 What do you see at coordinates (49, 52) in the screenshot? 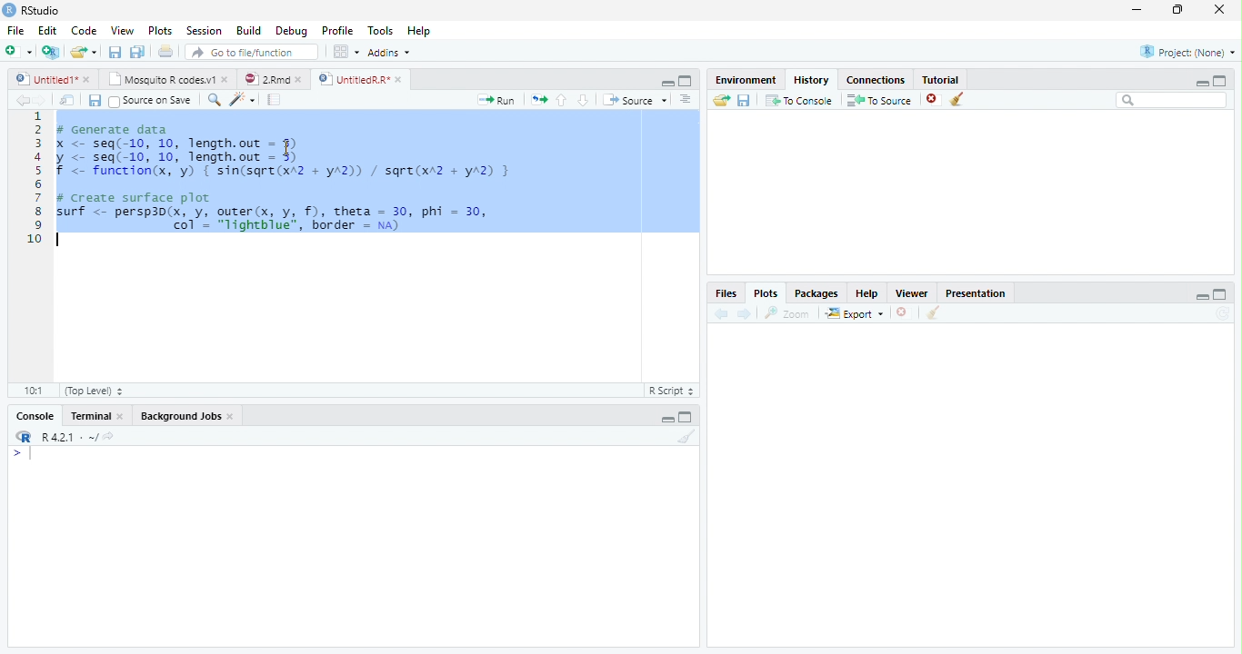
I see `Create a project` at bounding box center [49, 52].